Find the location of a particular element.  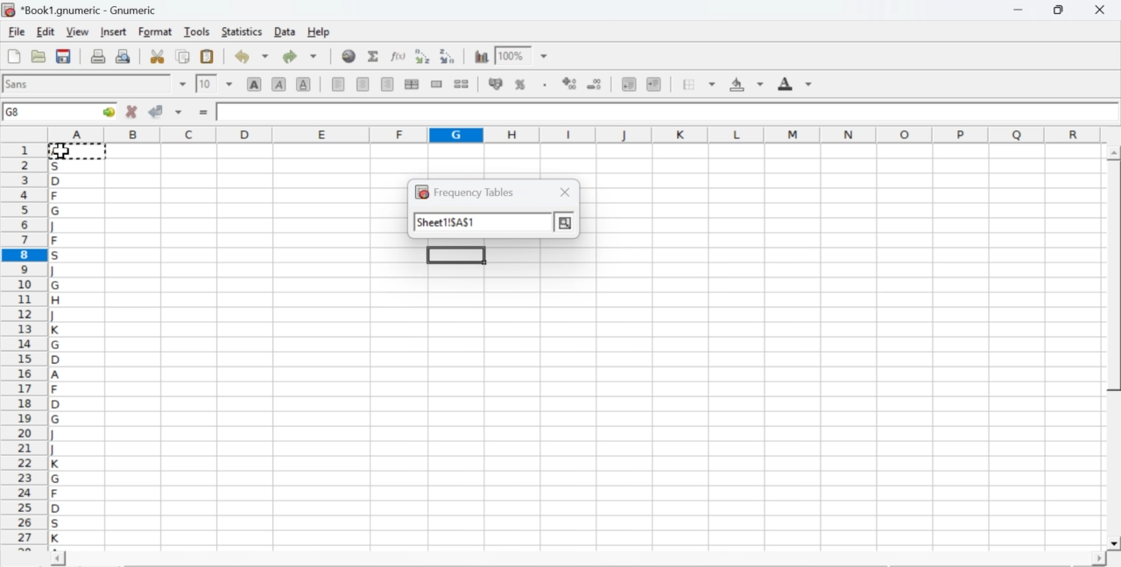

paste is located at coordinates (208, 57).